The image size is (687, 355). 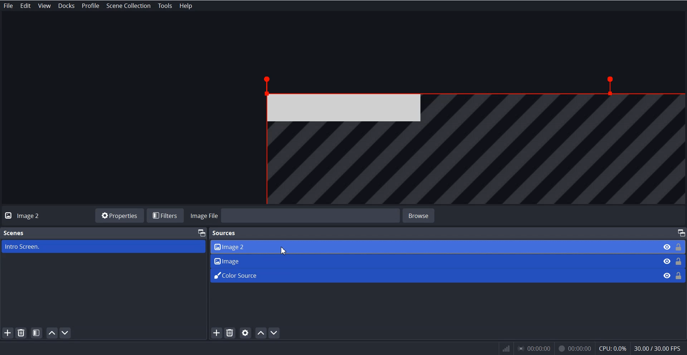 I want to click on Remove Selected Source, so click(x=230, y=333).